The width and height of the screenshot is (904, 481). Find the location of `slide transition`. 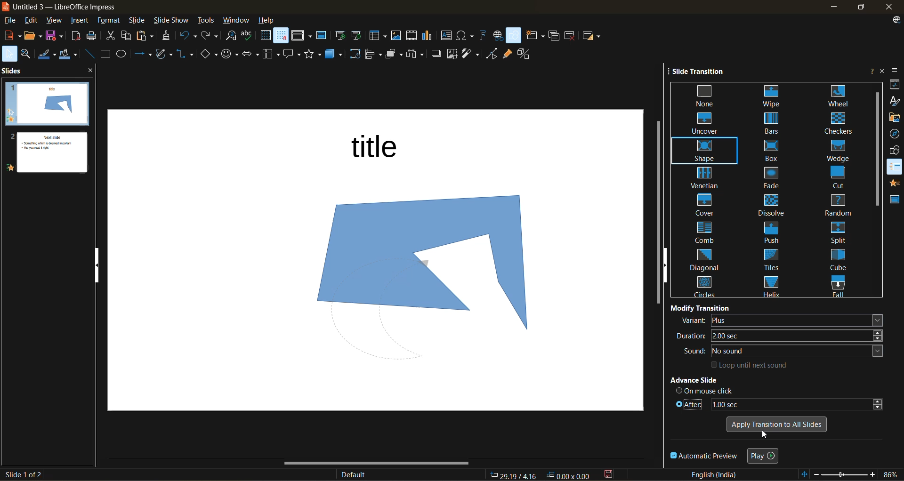

slide transition is located at coordinates (702, 72).